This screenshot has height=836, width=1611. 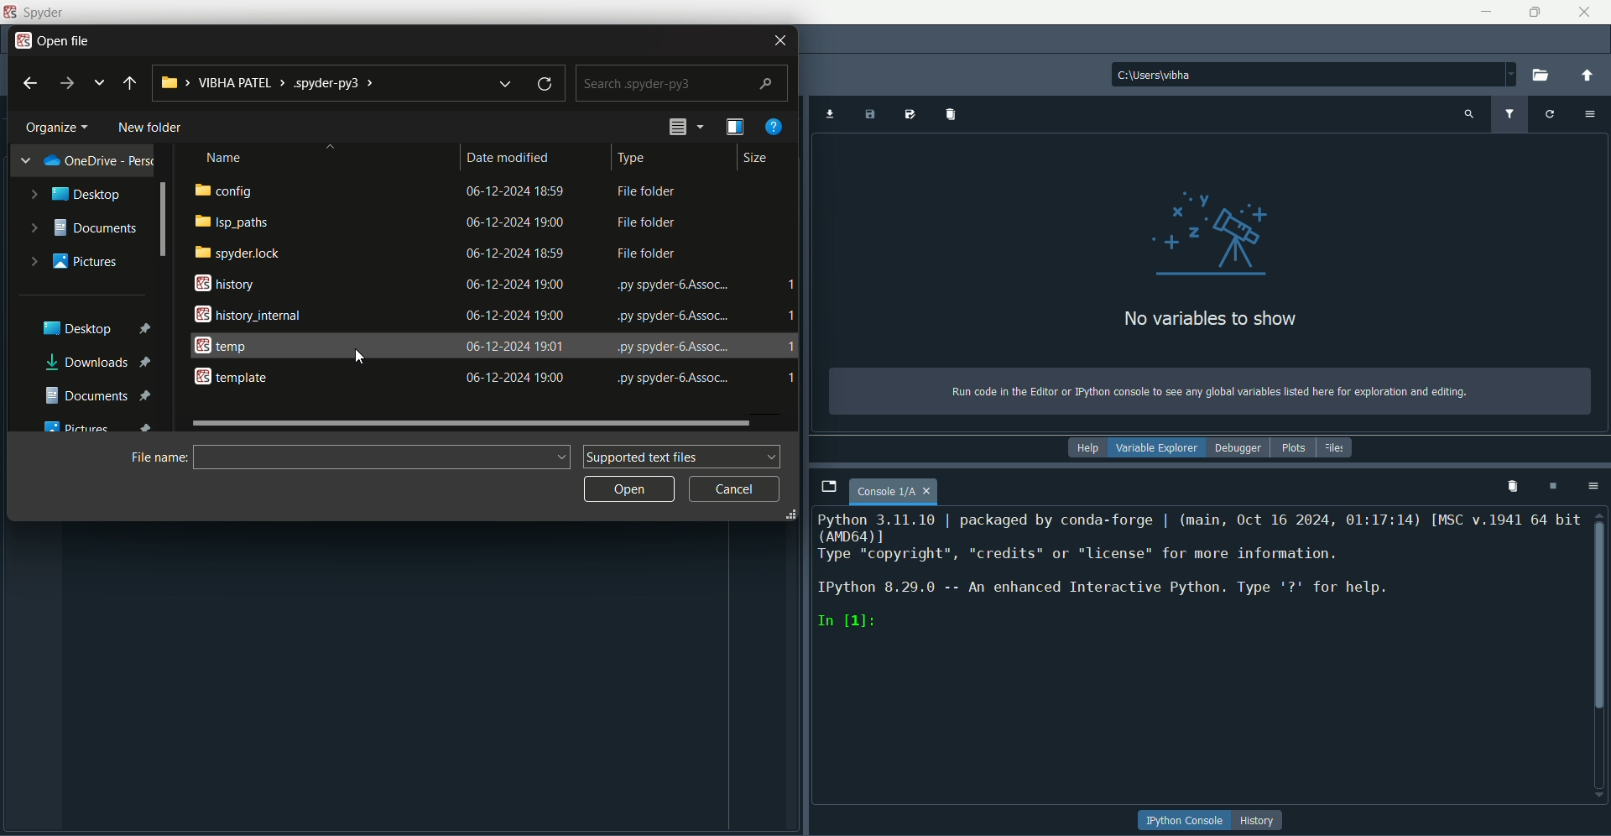 I want to click on file path, so click(x=1312, y=74).